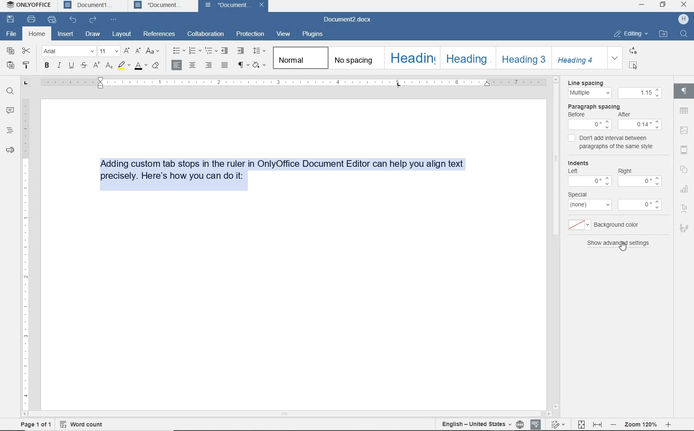 The height and width of the screenshot is (431, 694). What do you see at coordinates (52, 20) in the screenshot?
I see `quick print` at bounding box center [52, 20].